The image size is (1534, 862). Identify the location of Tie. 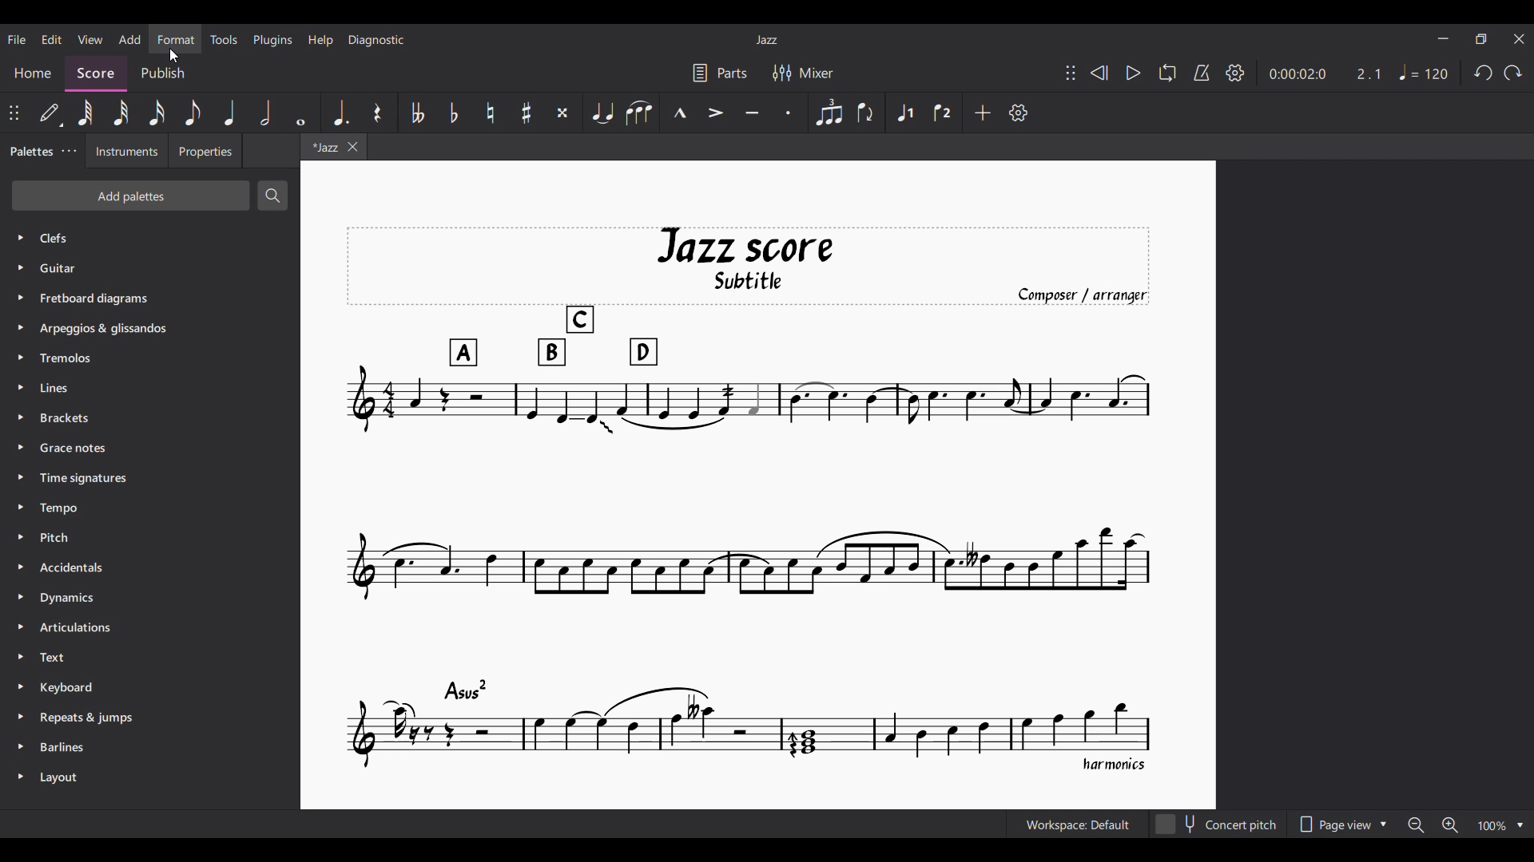
(602, 113).